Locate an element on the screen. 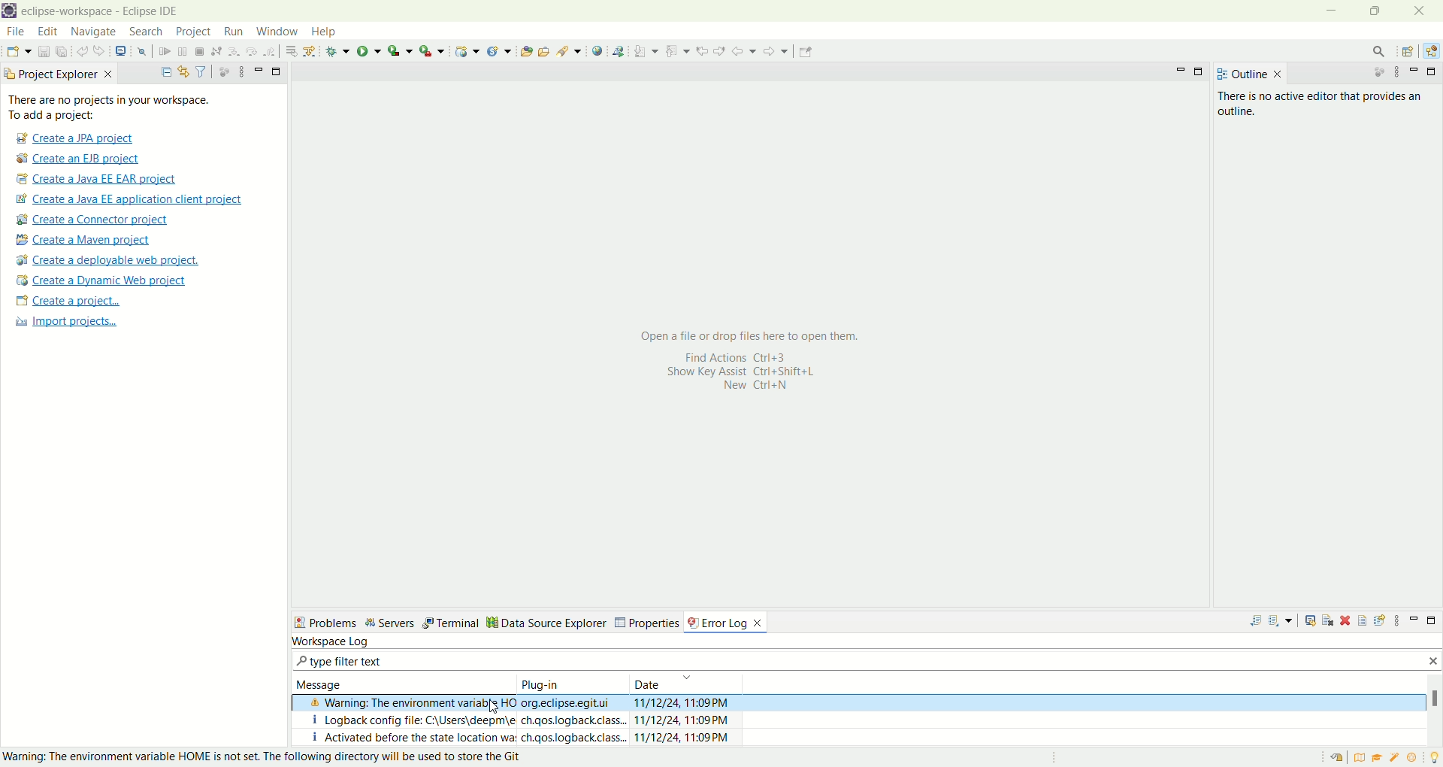  error log is located at coordinates (733, 621).